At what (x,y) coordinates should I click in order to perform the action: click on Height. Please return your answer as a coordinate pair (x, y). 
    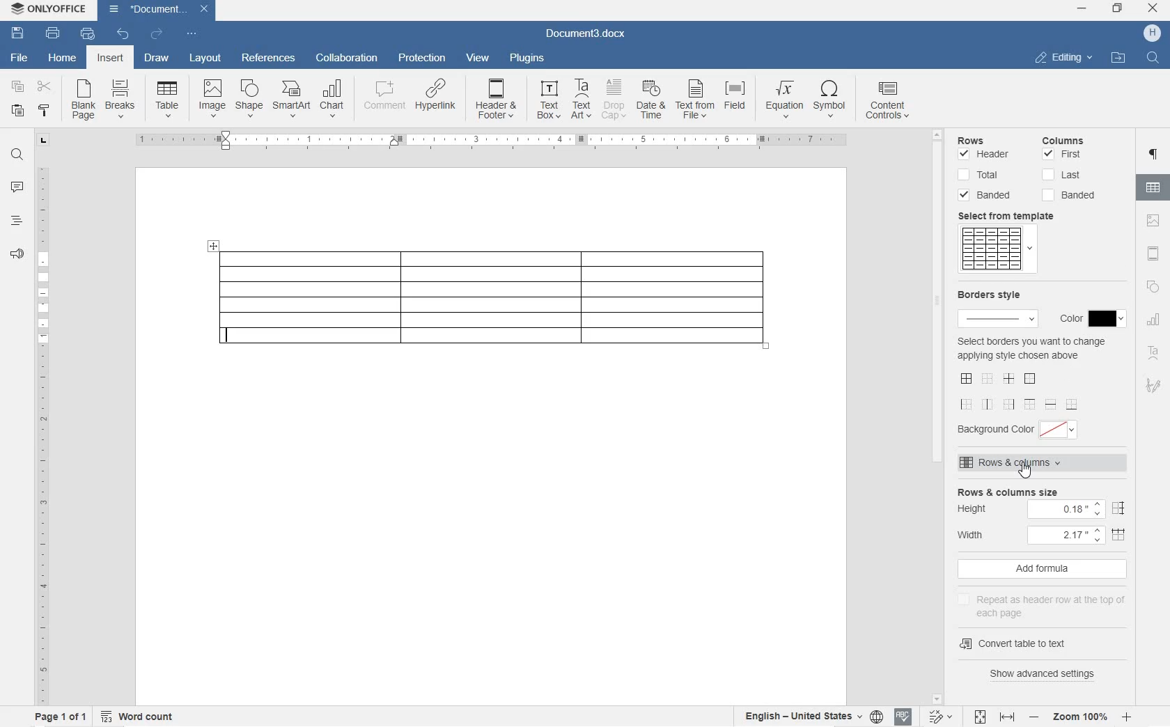
    Looking at the image, I should click on (1043, 509).